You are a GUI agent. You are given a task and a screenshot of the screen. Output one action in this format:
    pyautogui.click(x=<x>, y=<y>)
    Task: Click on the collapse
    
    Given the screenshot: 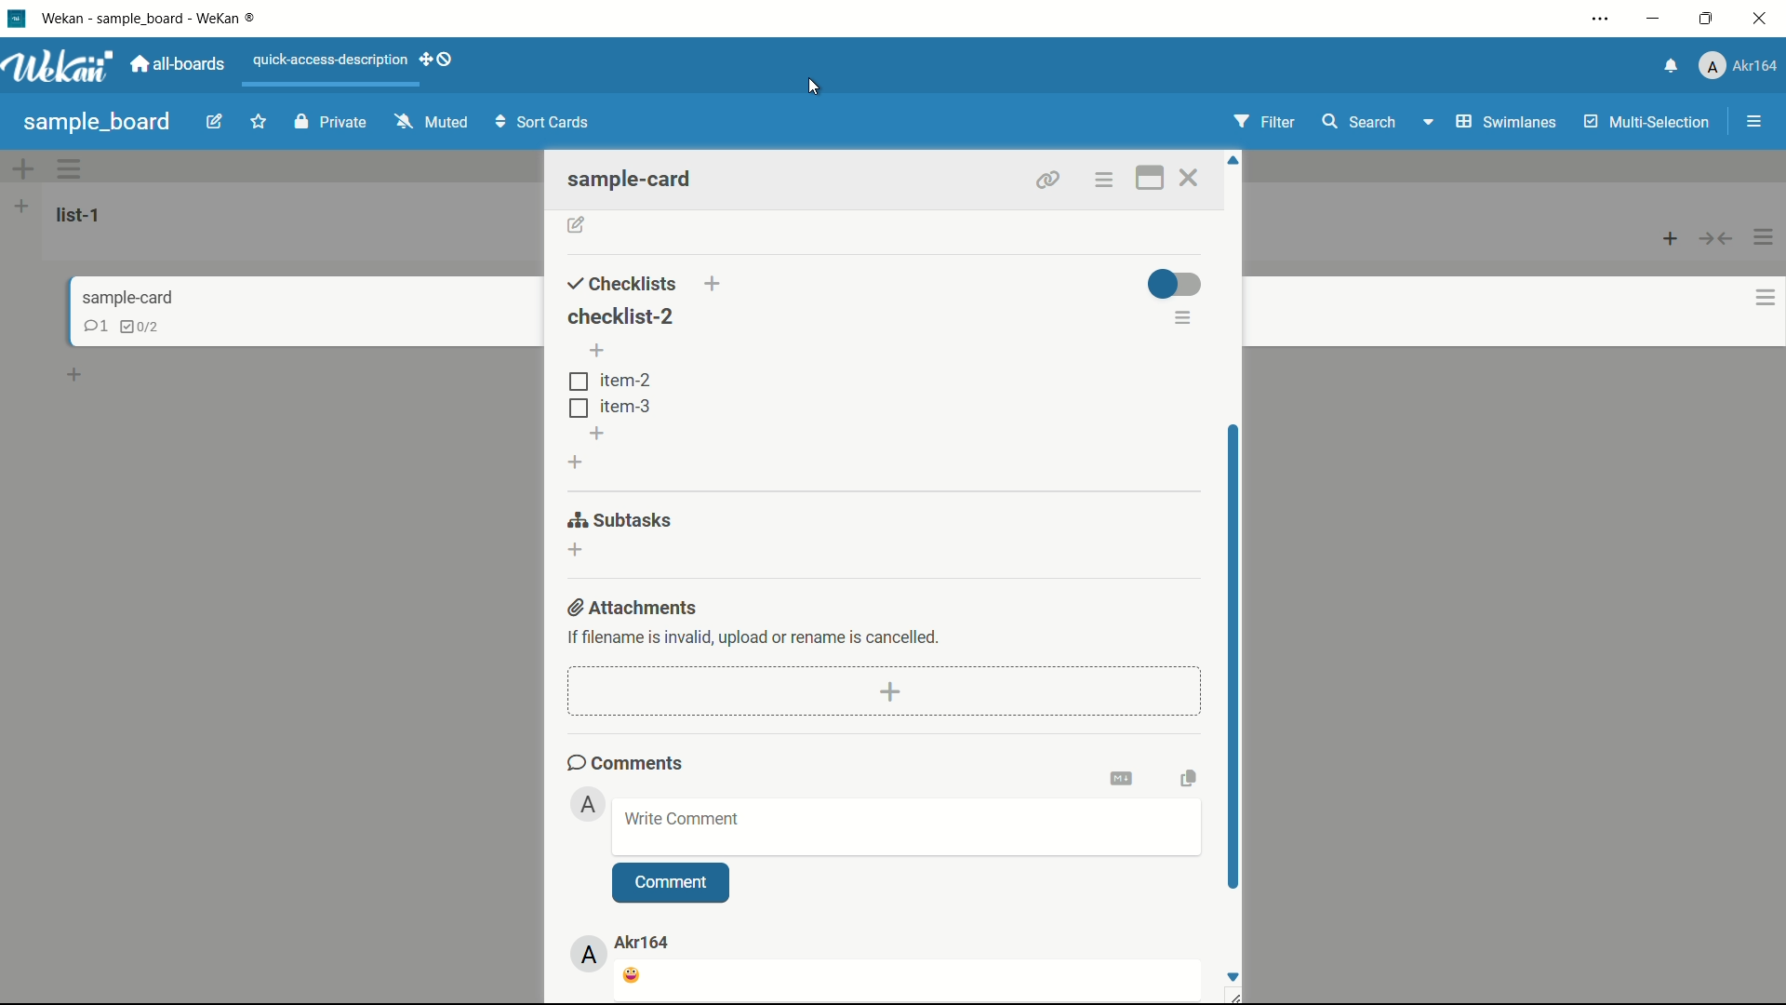 What is the action you would take?
    pyautogui.click(x=1717, y=240)
    